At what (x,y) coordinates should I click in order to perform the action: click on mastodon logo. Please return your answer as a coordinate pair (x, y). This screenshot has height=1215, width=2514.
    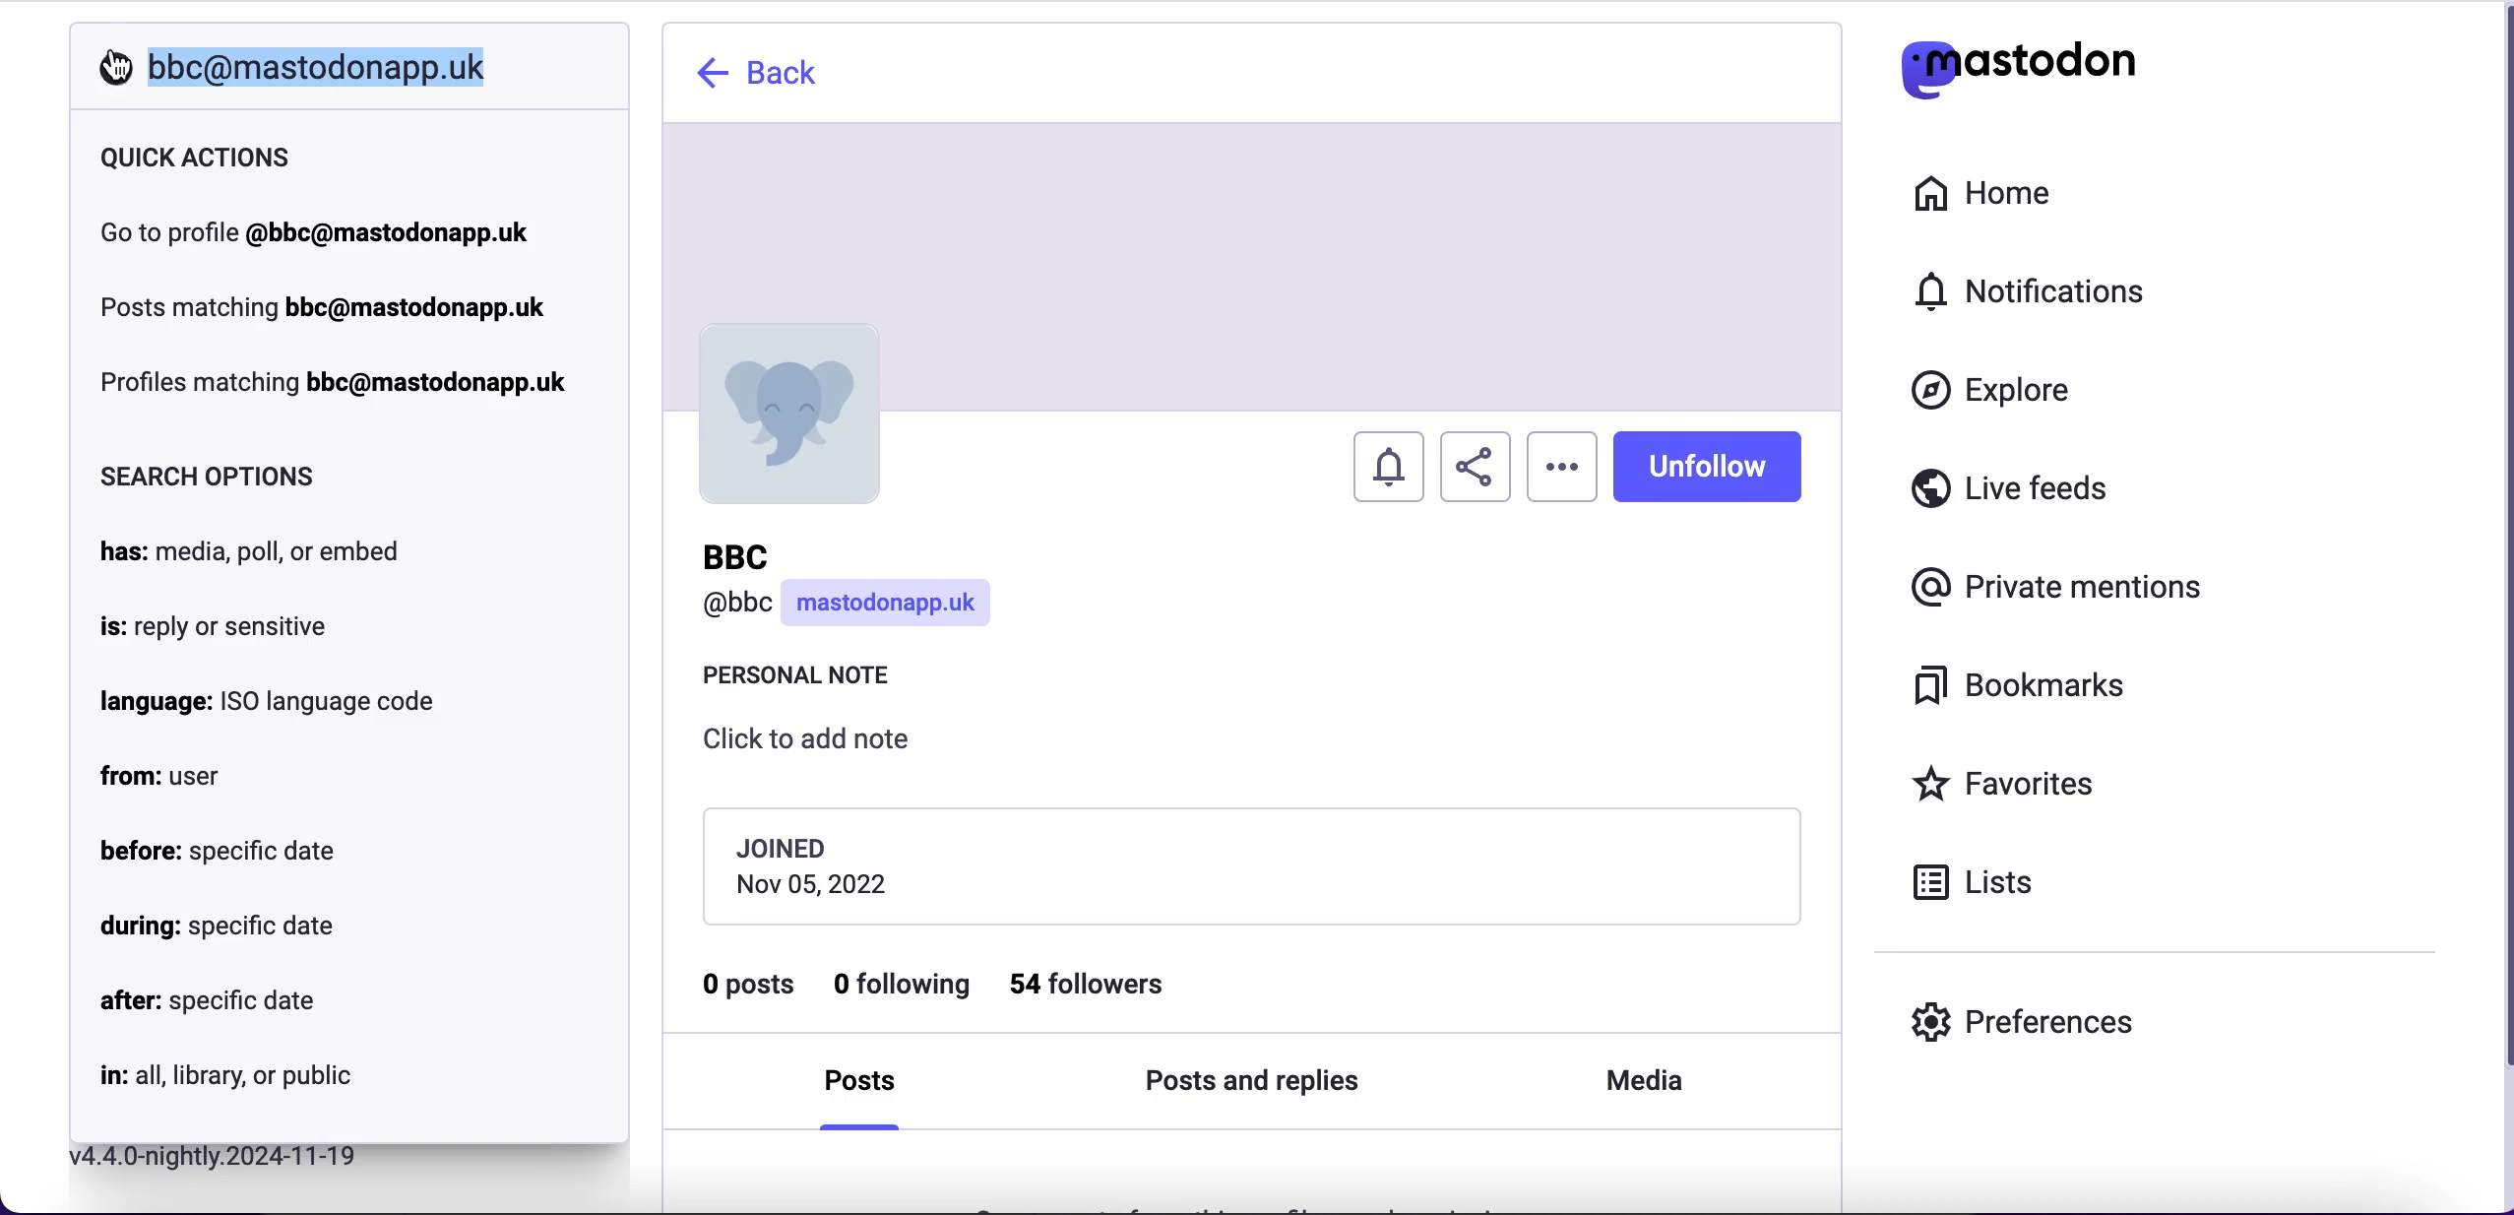
    Looking at the image, I should click on (2018, 64).